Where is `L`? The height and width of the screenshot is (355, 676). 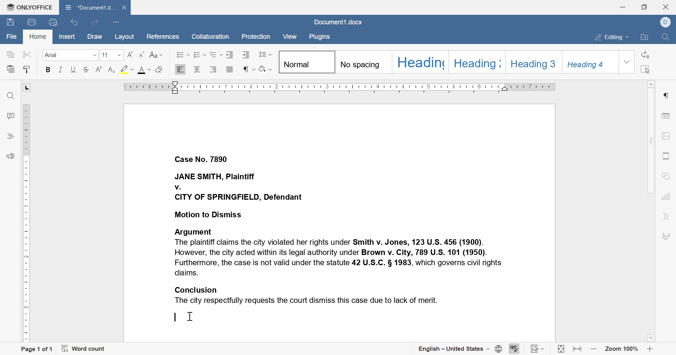 L is located at coordinates (27, 87).